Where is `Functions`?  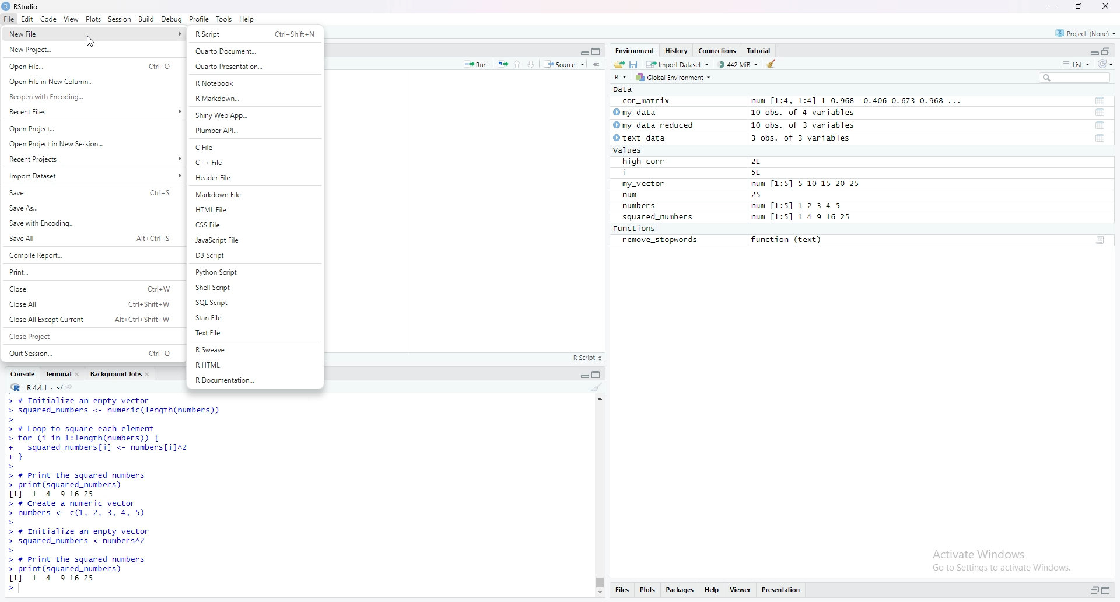
Functions is located at coordinates (635, 228).